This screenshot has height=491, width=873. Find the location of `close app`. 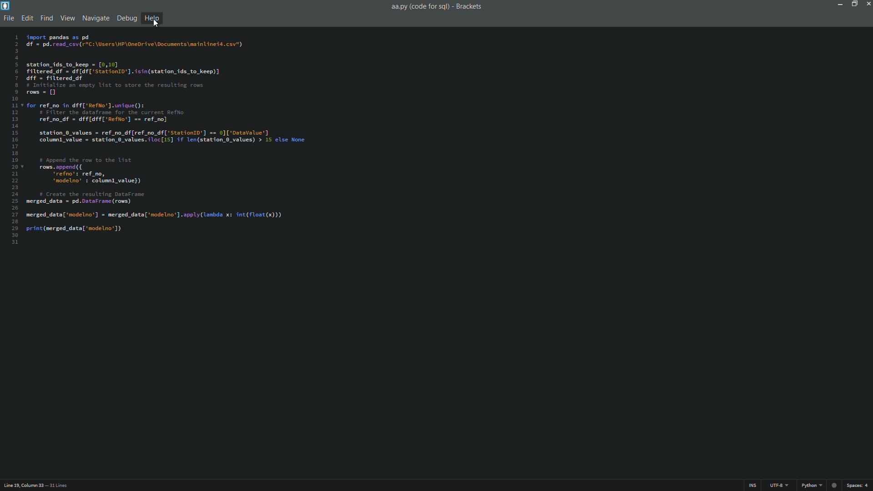

close app is located at coordinates (868, 4).